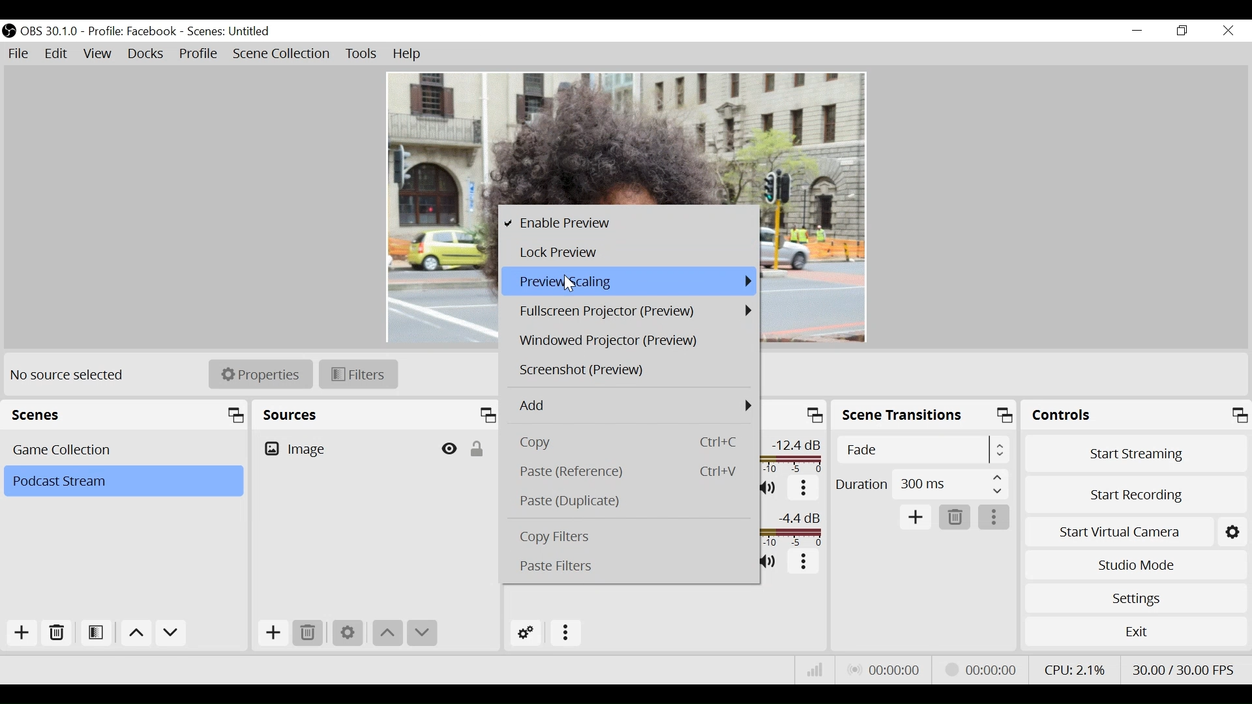 The height and width of the screenshot is (704, 1252). What do you see at coordinates (1135, 452) in the screenshot?
I see `Start Streaming` at bounding box center [1135, 452].